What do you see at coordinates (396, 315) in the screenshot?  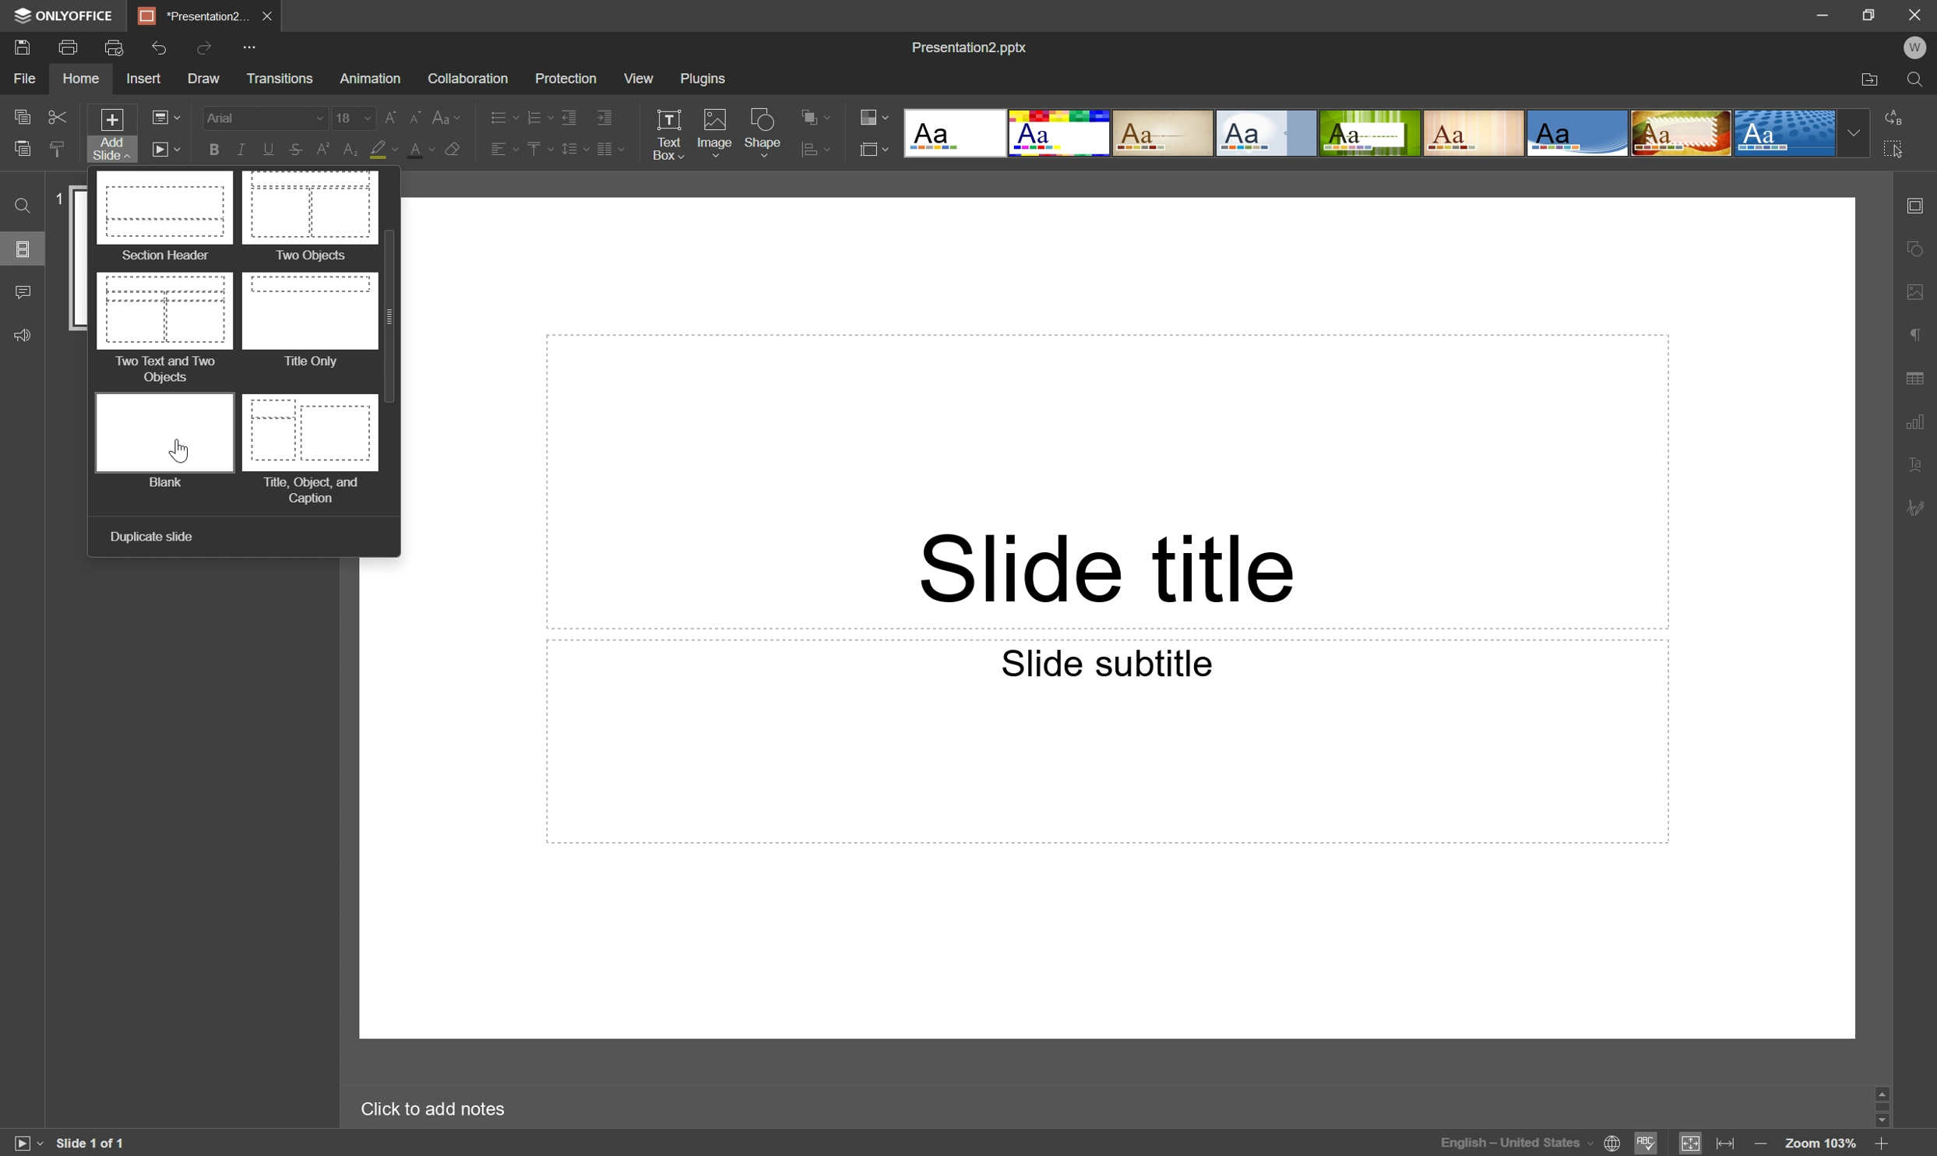 I see `Scroll Bar` at bounding box center [396, 315].